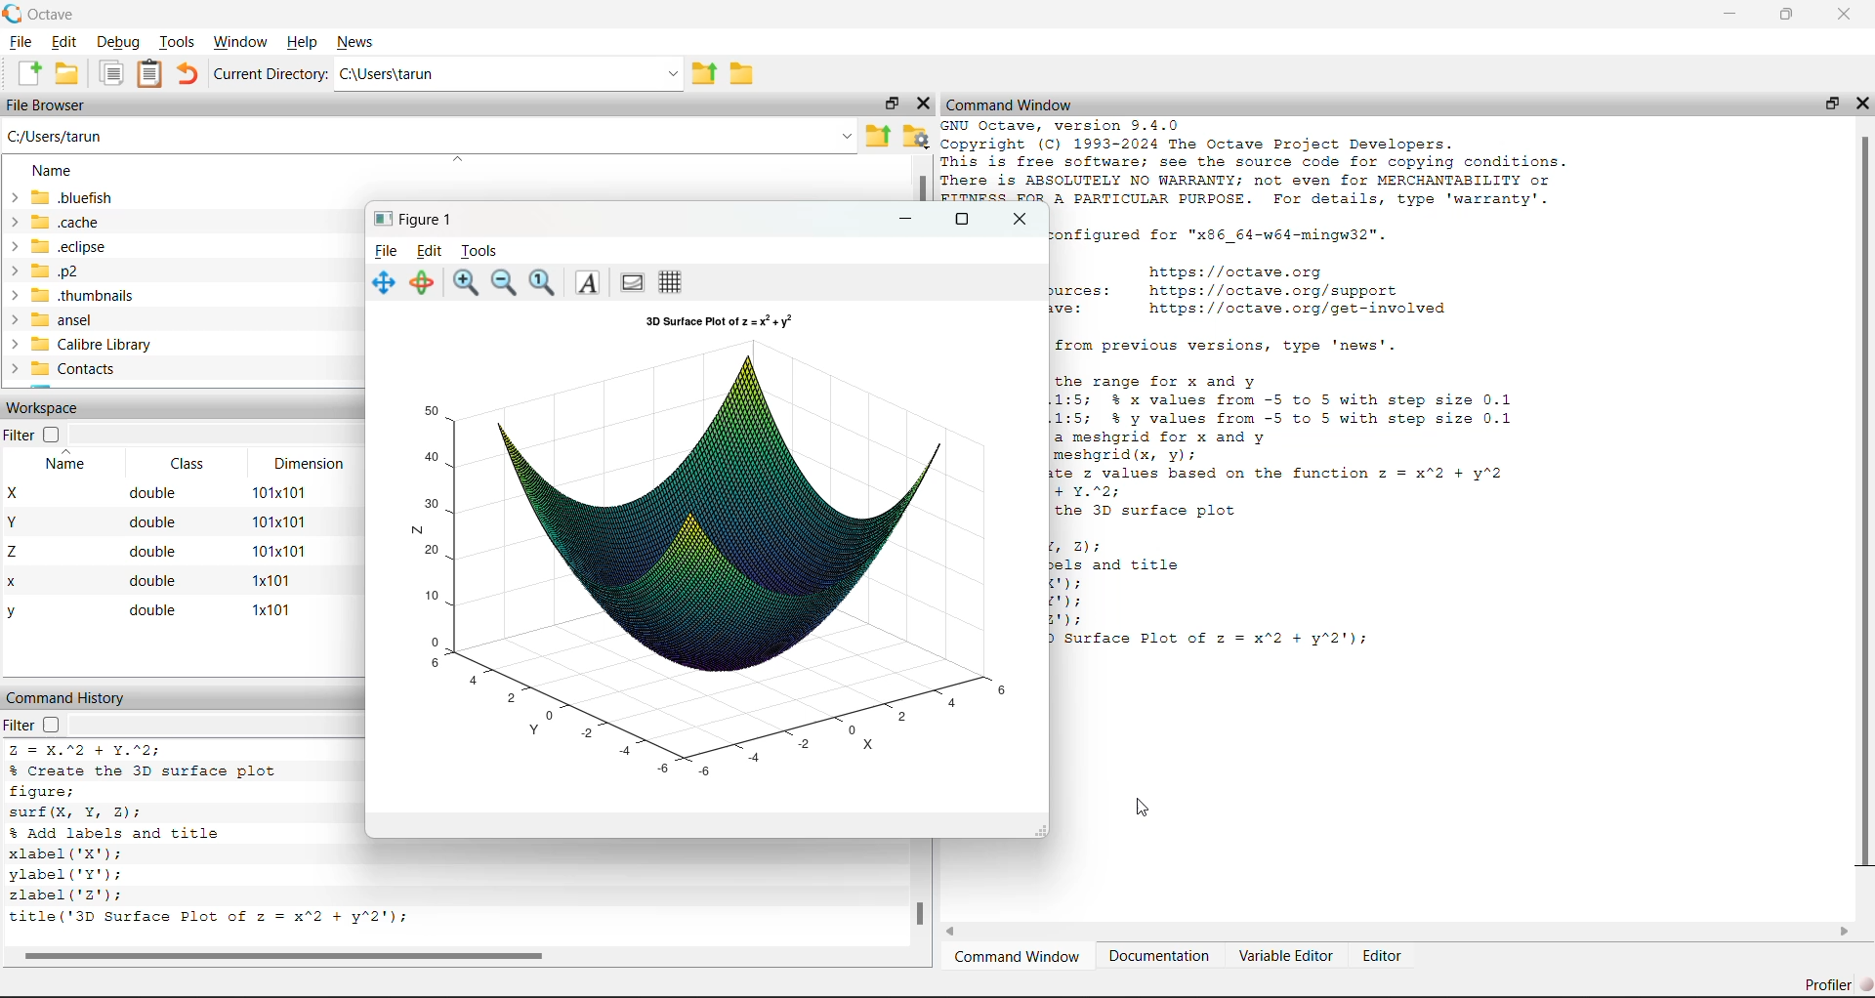  Describe the element at coordinates (21, 44) in the screenshot. I see `File` at that location.